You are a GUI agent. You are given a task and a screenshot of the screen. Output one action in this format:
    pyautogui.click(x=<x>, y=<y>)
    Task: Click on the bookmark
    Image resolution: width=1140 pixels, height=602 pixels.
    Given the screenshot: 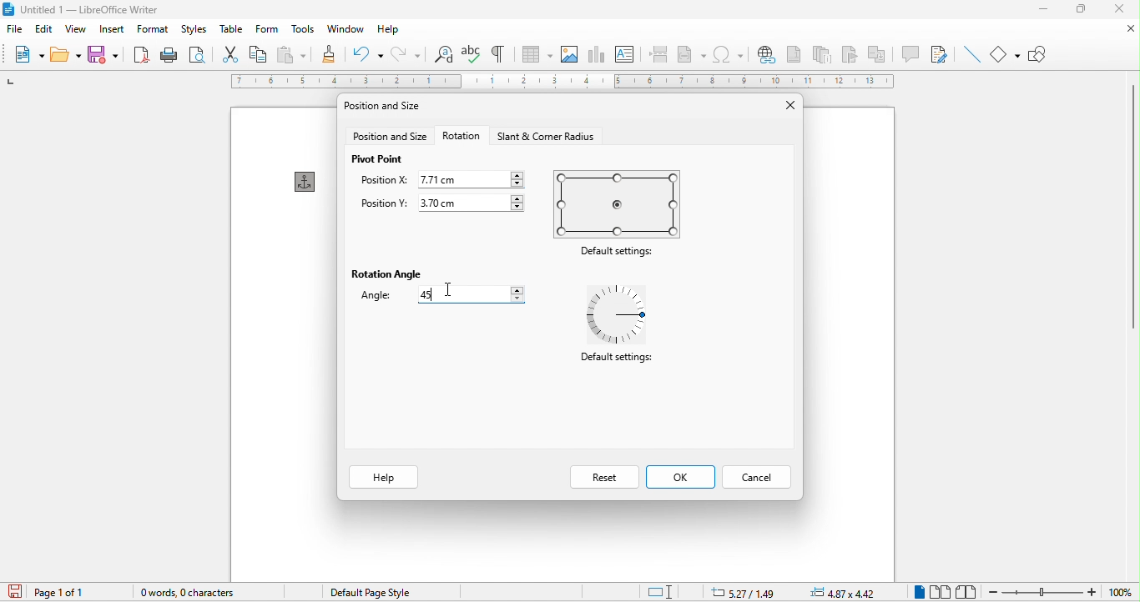 What is the action you would take?
    pyautogui.click(x=852, y=54)
    